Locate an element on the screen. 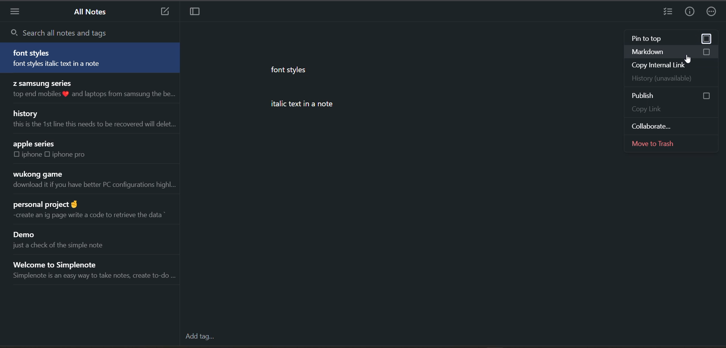 Image resolution: width=726 pixels, height=348 pixels. add tag is located at coordinates (201, 336).